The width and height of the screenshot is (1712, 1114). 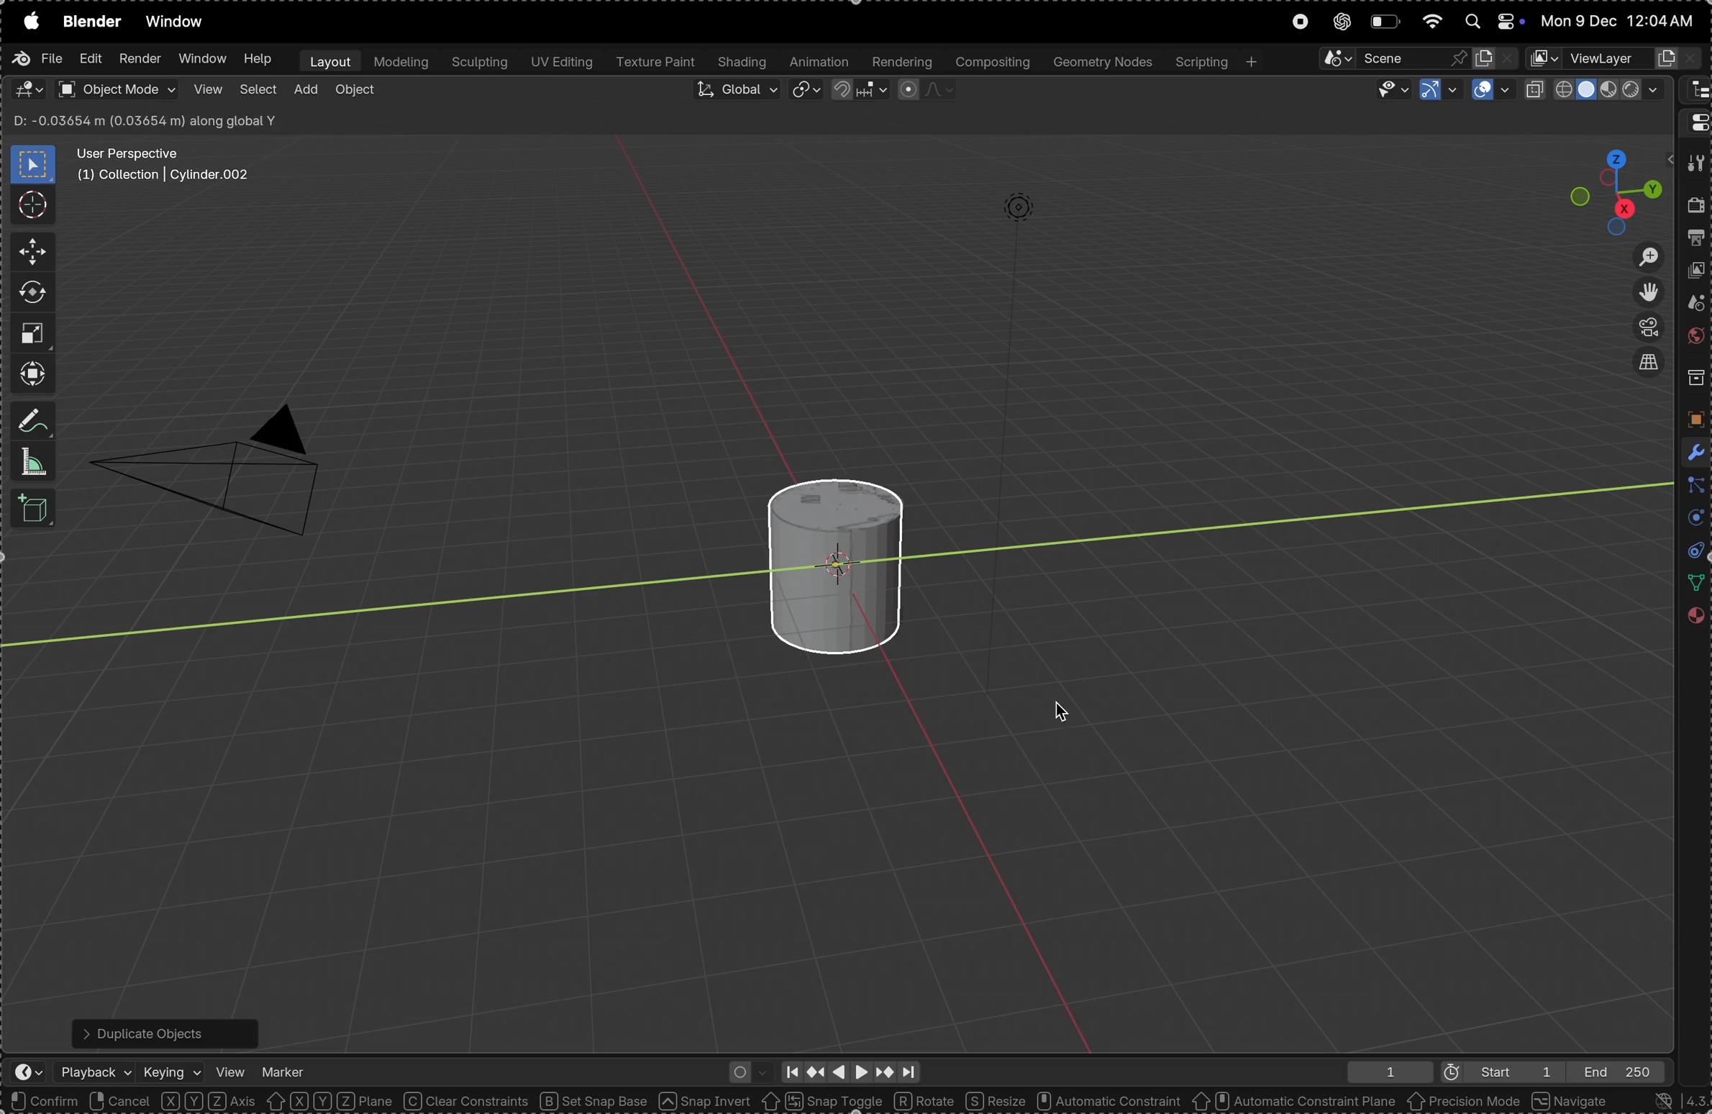 I want to click on options, so click(x=1625, y=122).